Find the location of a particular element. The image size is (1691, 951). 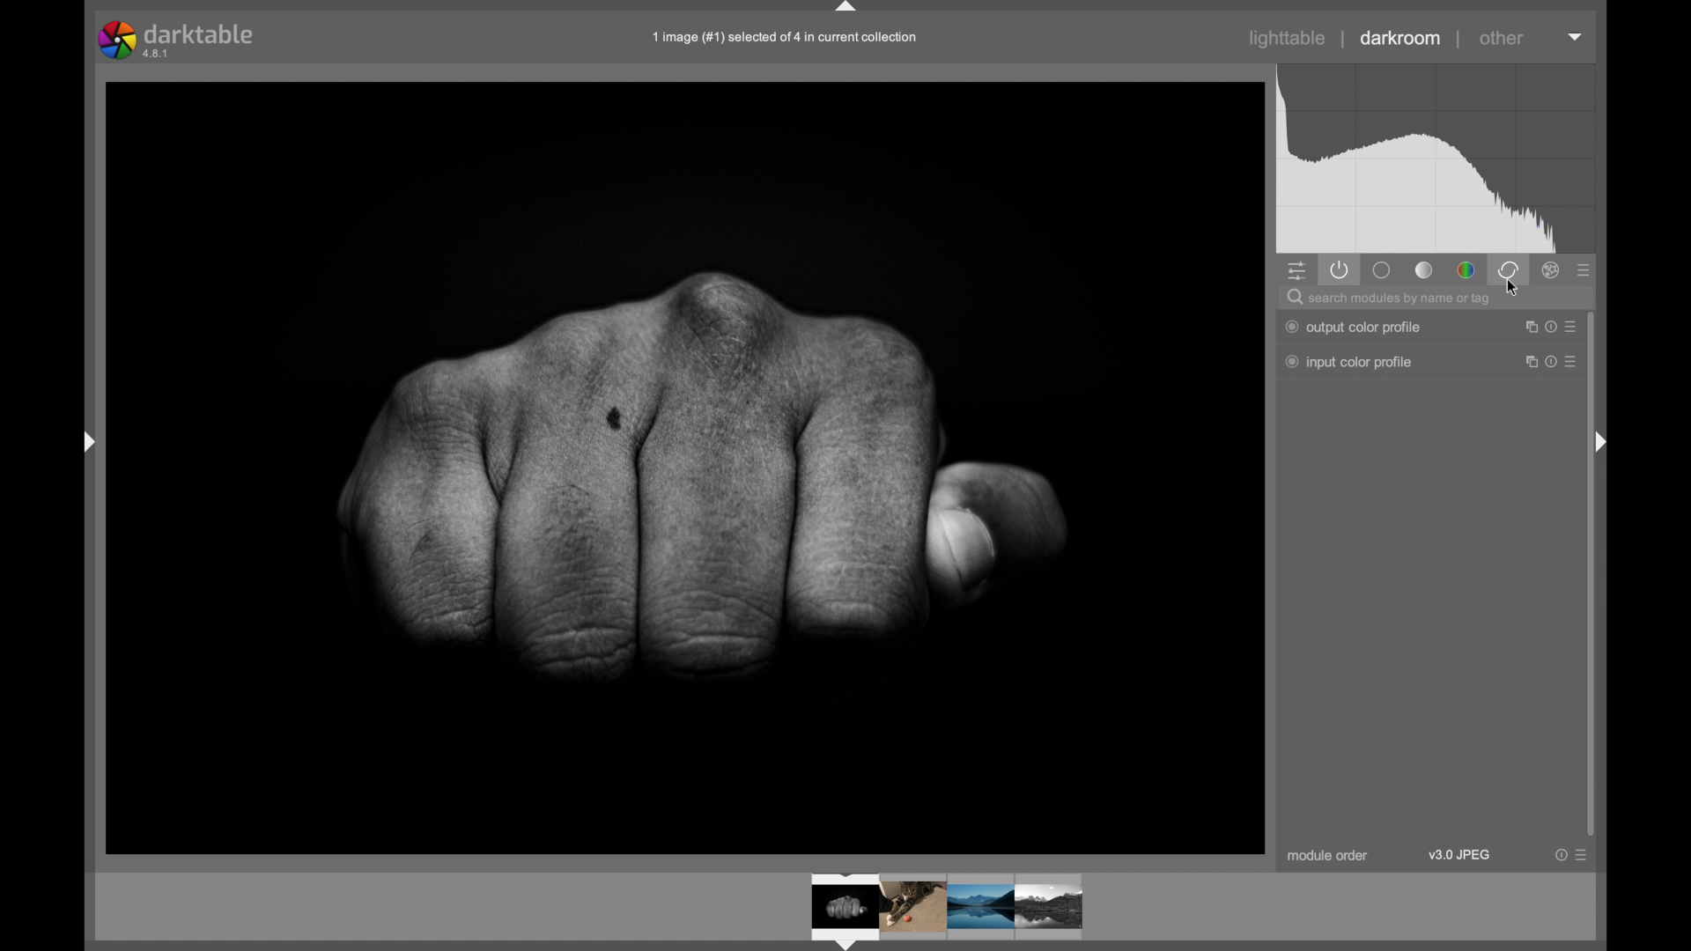

input order profile is located at coordinates (1352, 362).